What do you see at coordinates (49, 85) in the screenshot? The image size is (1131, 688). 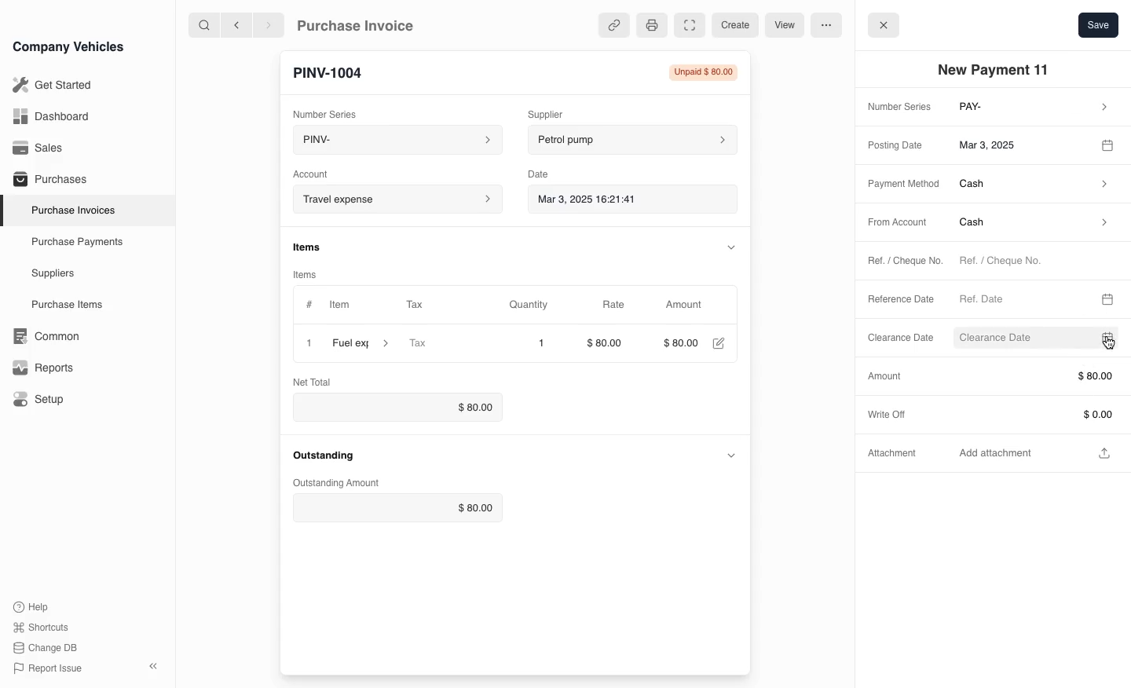 I see `Get Started` at bounding box center [49, 85].